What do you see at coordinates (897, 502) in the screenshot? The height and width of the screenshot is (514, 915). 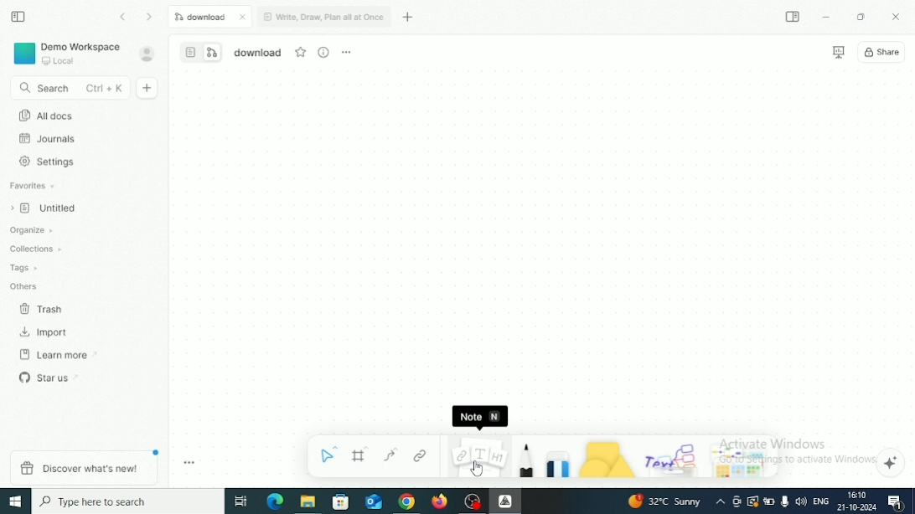 I see `Notifications` at bounding box center [897, 502].